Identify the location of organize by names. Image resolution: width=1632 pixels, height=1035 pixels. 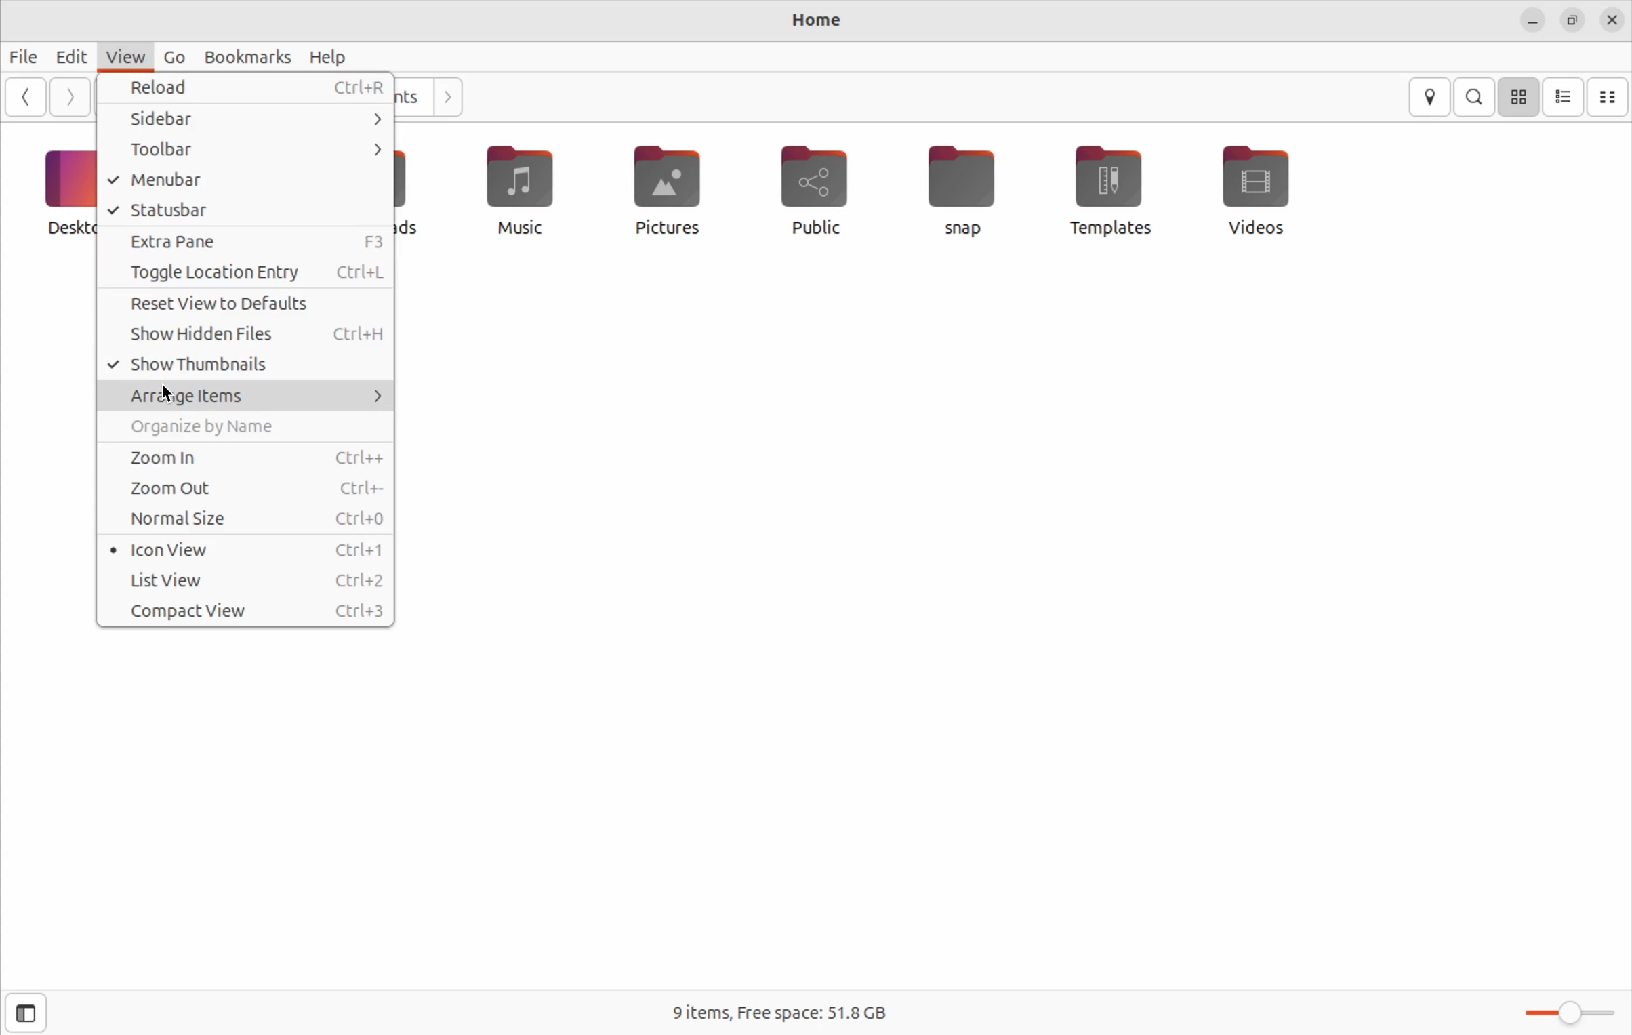
(247, 430).